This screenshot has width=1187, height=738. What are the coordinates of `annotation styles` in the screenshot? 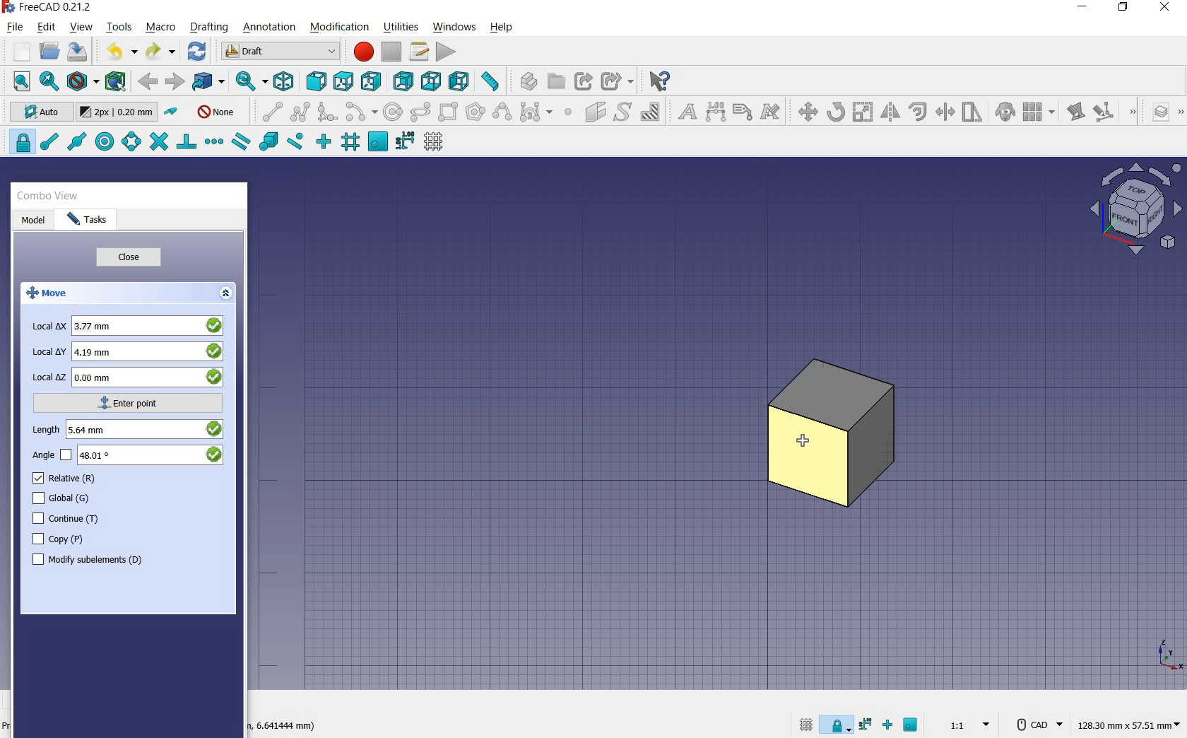 It's located at (772, 113).